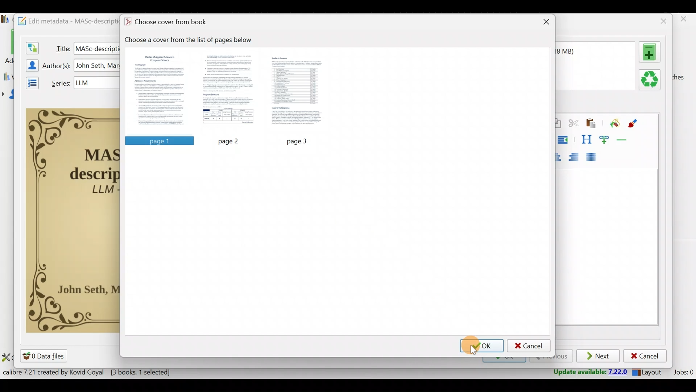 The height and width of the screenshot is (392, 696). I want to click on , so click(97, 82).